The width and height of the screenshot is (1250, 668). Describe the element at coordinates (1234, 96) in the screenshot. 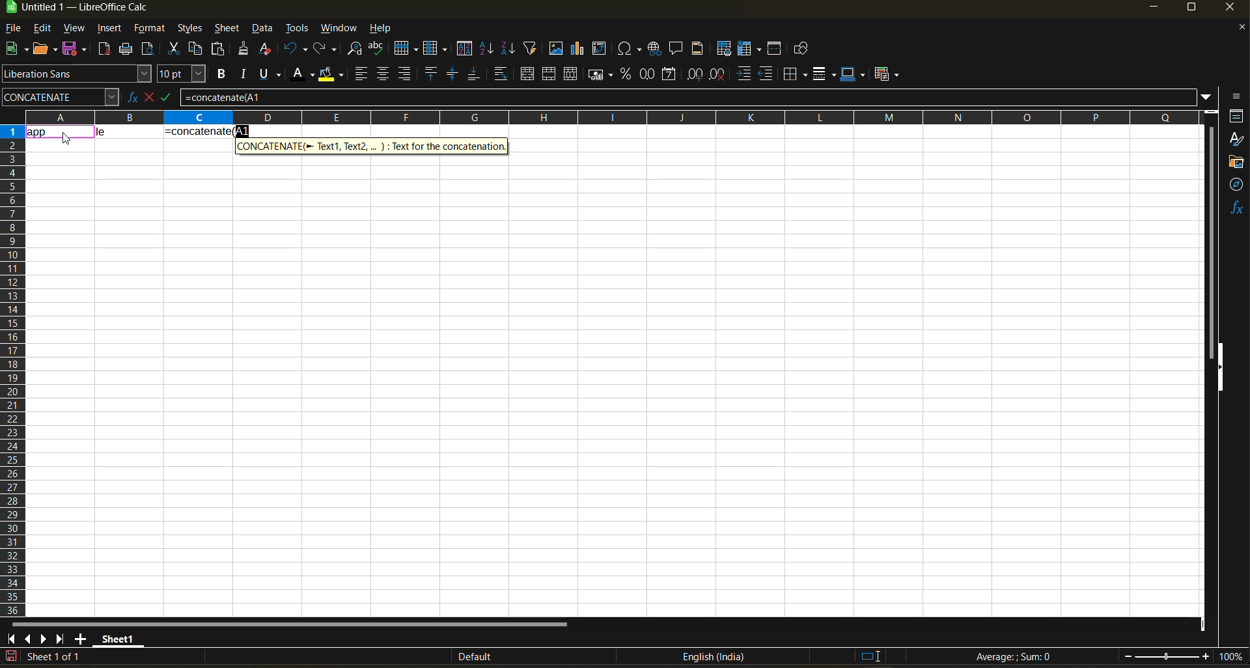

I see `sidebar settings` at that location.